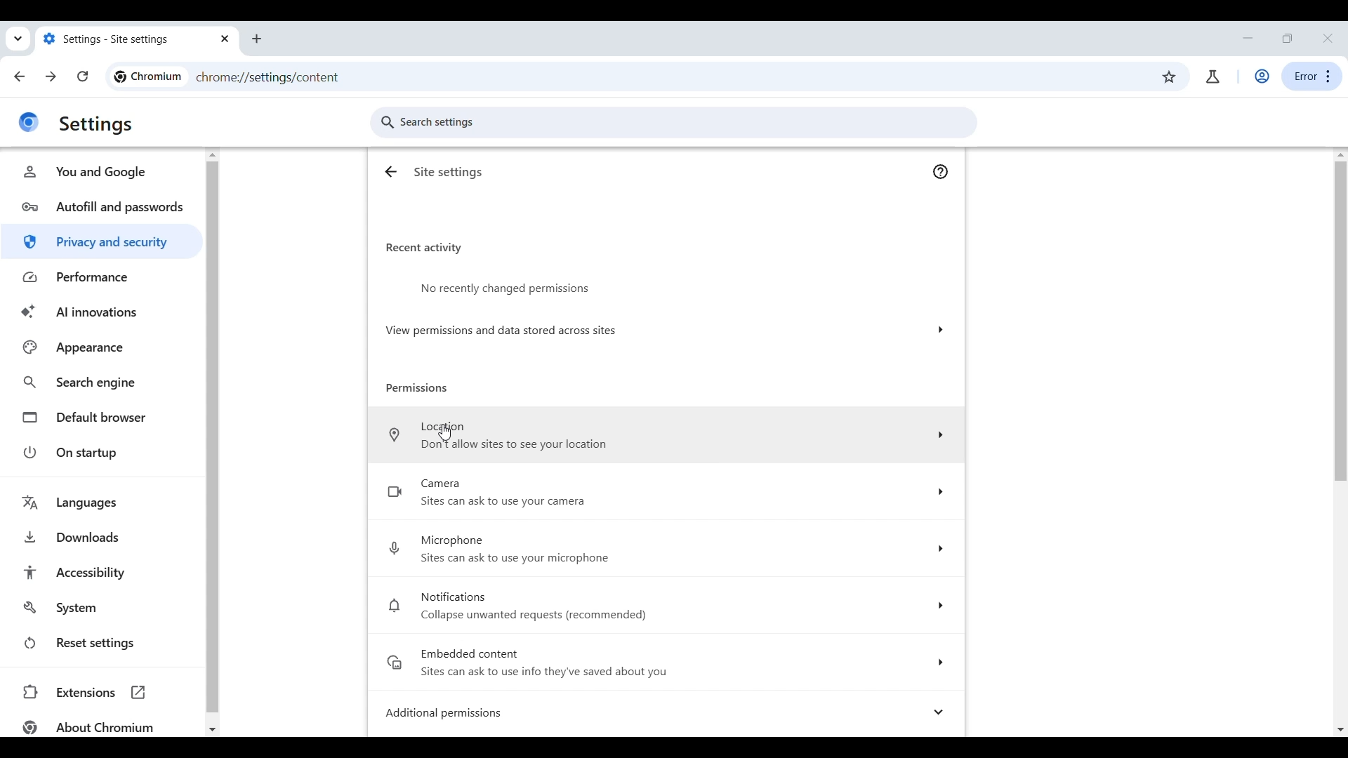 This screenshot has height=758, width=1348. Describe the element at coordinates (665, 434) in the screenshot. I see `Location : Don't allow sites to see your location` at that location.